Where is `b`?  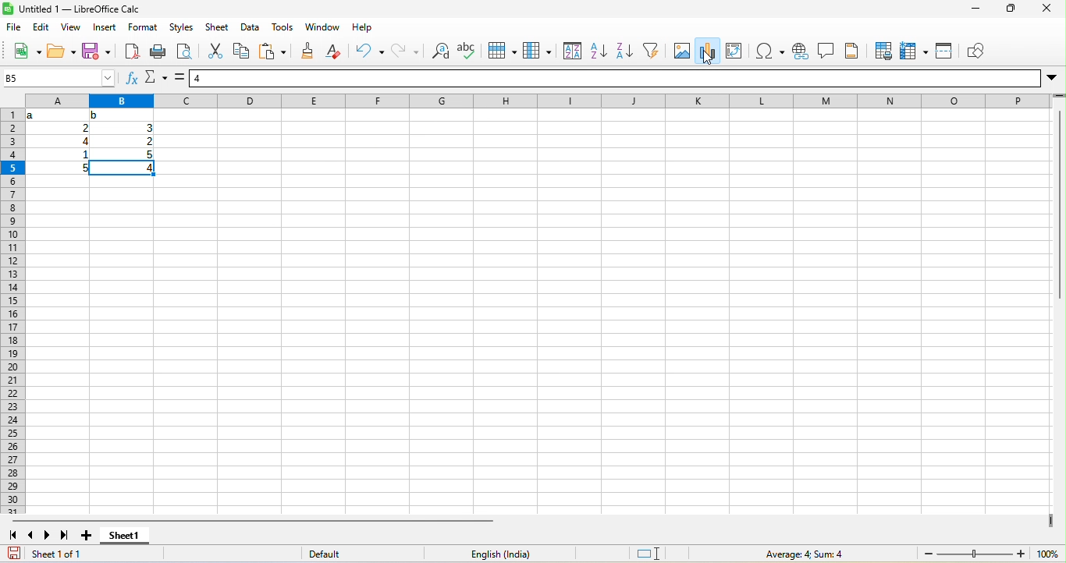 b is located at coordinates (96, 115).